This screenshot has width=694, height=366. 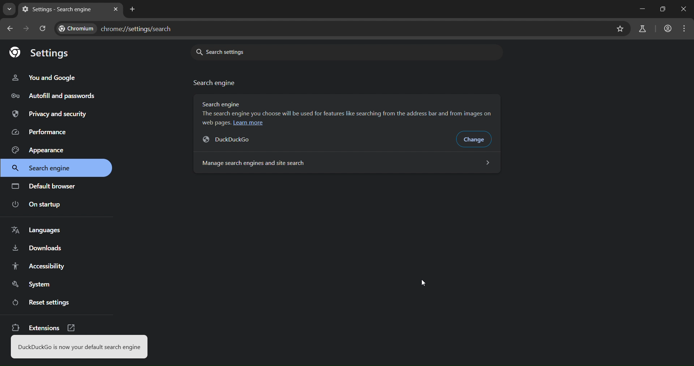 What do you see at coordinates (248, 123) in the screenshot?
I see `Learn more` at bounding box center [248, 123].